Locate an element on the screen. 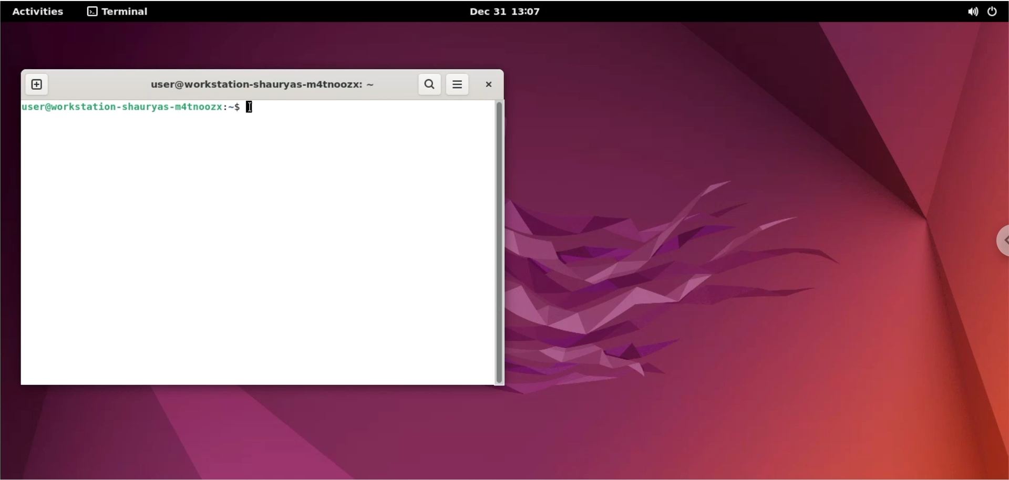 The width and height of the screenshot is (1009, 480). scrollbar is located at coordinates (502, 242).